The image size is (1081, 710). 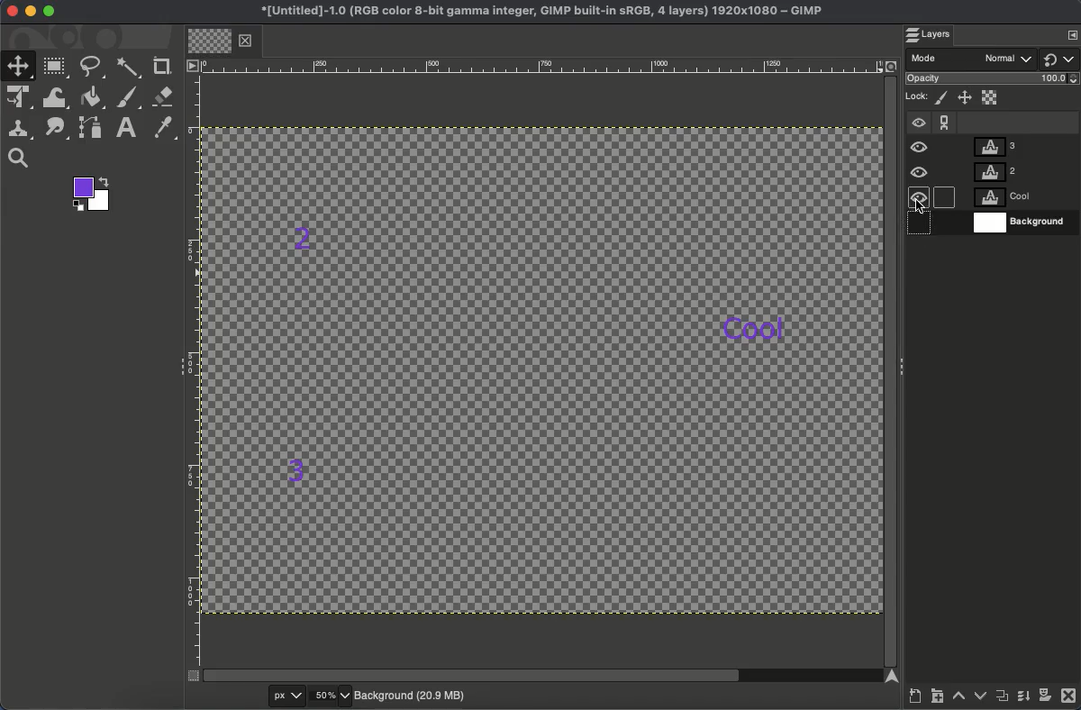 I want to click on Clone, so click(x=23, y=129).